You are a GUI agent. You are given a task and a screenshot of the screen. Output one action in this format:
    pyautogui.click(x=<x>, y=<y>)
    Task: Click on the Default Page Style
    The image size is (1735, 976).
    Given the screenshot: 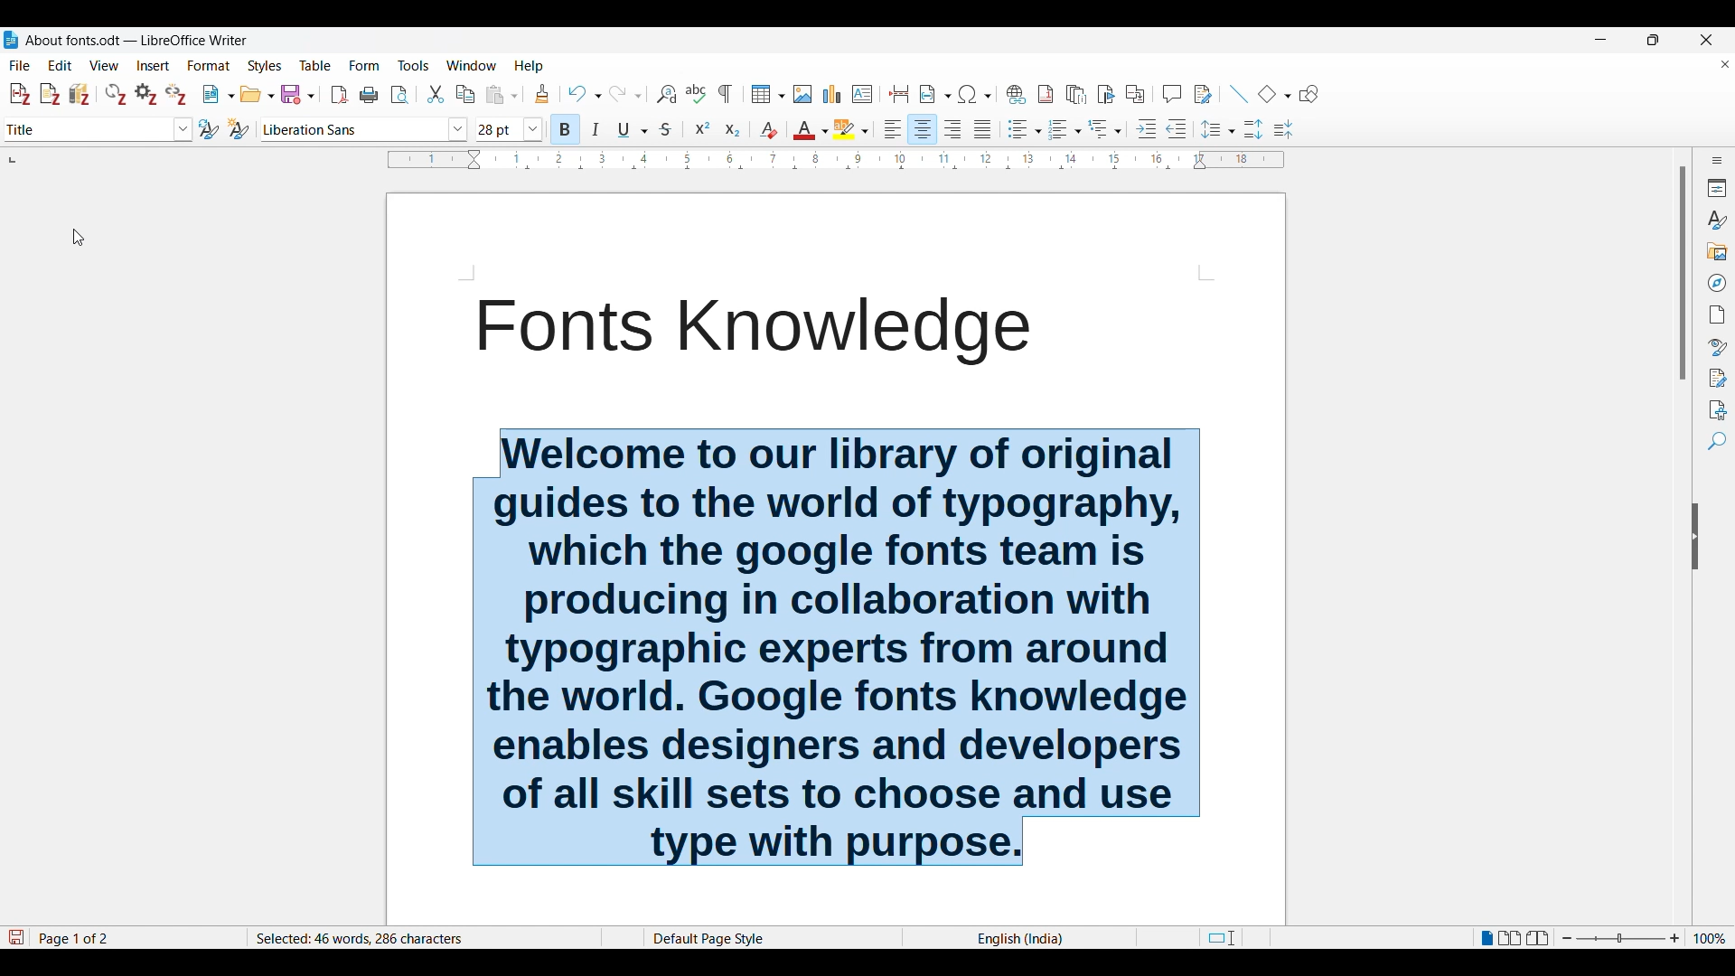 What is the action you would take?
    pyautogui.click(x=713, y=939)
    